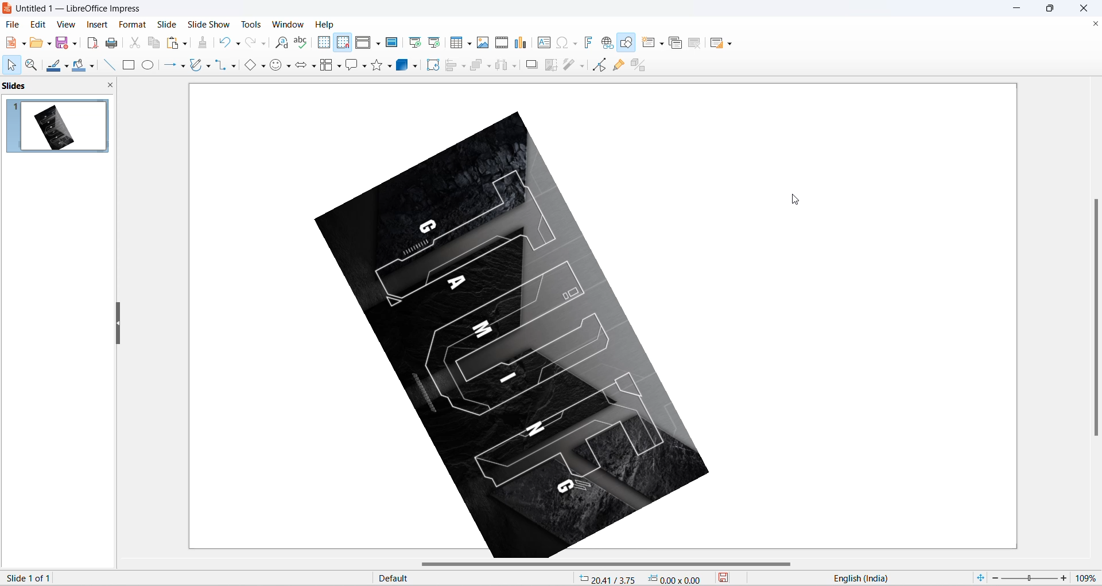  I want to click on new slide options, so click(663, 44).